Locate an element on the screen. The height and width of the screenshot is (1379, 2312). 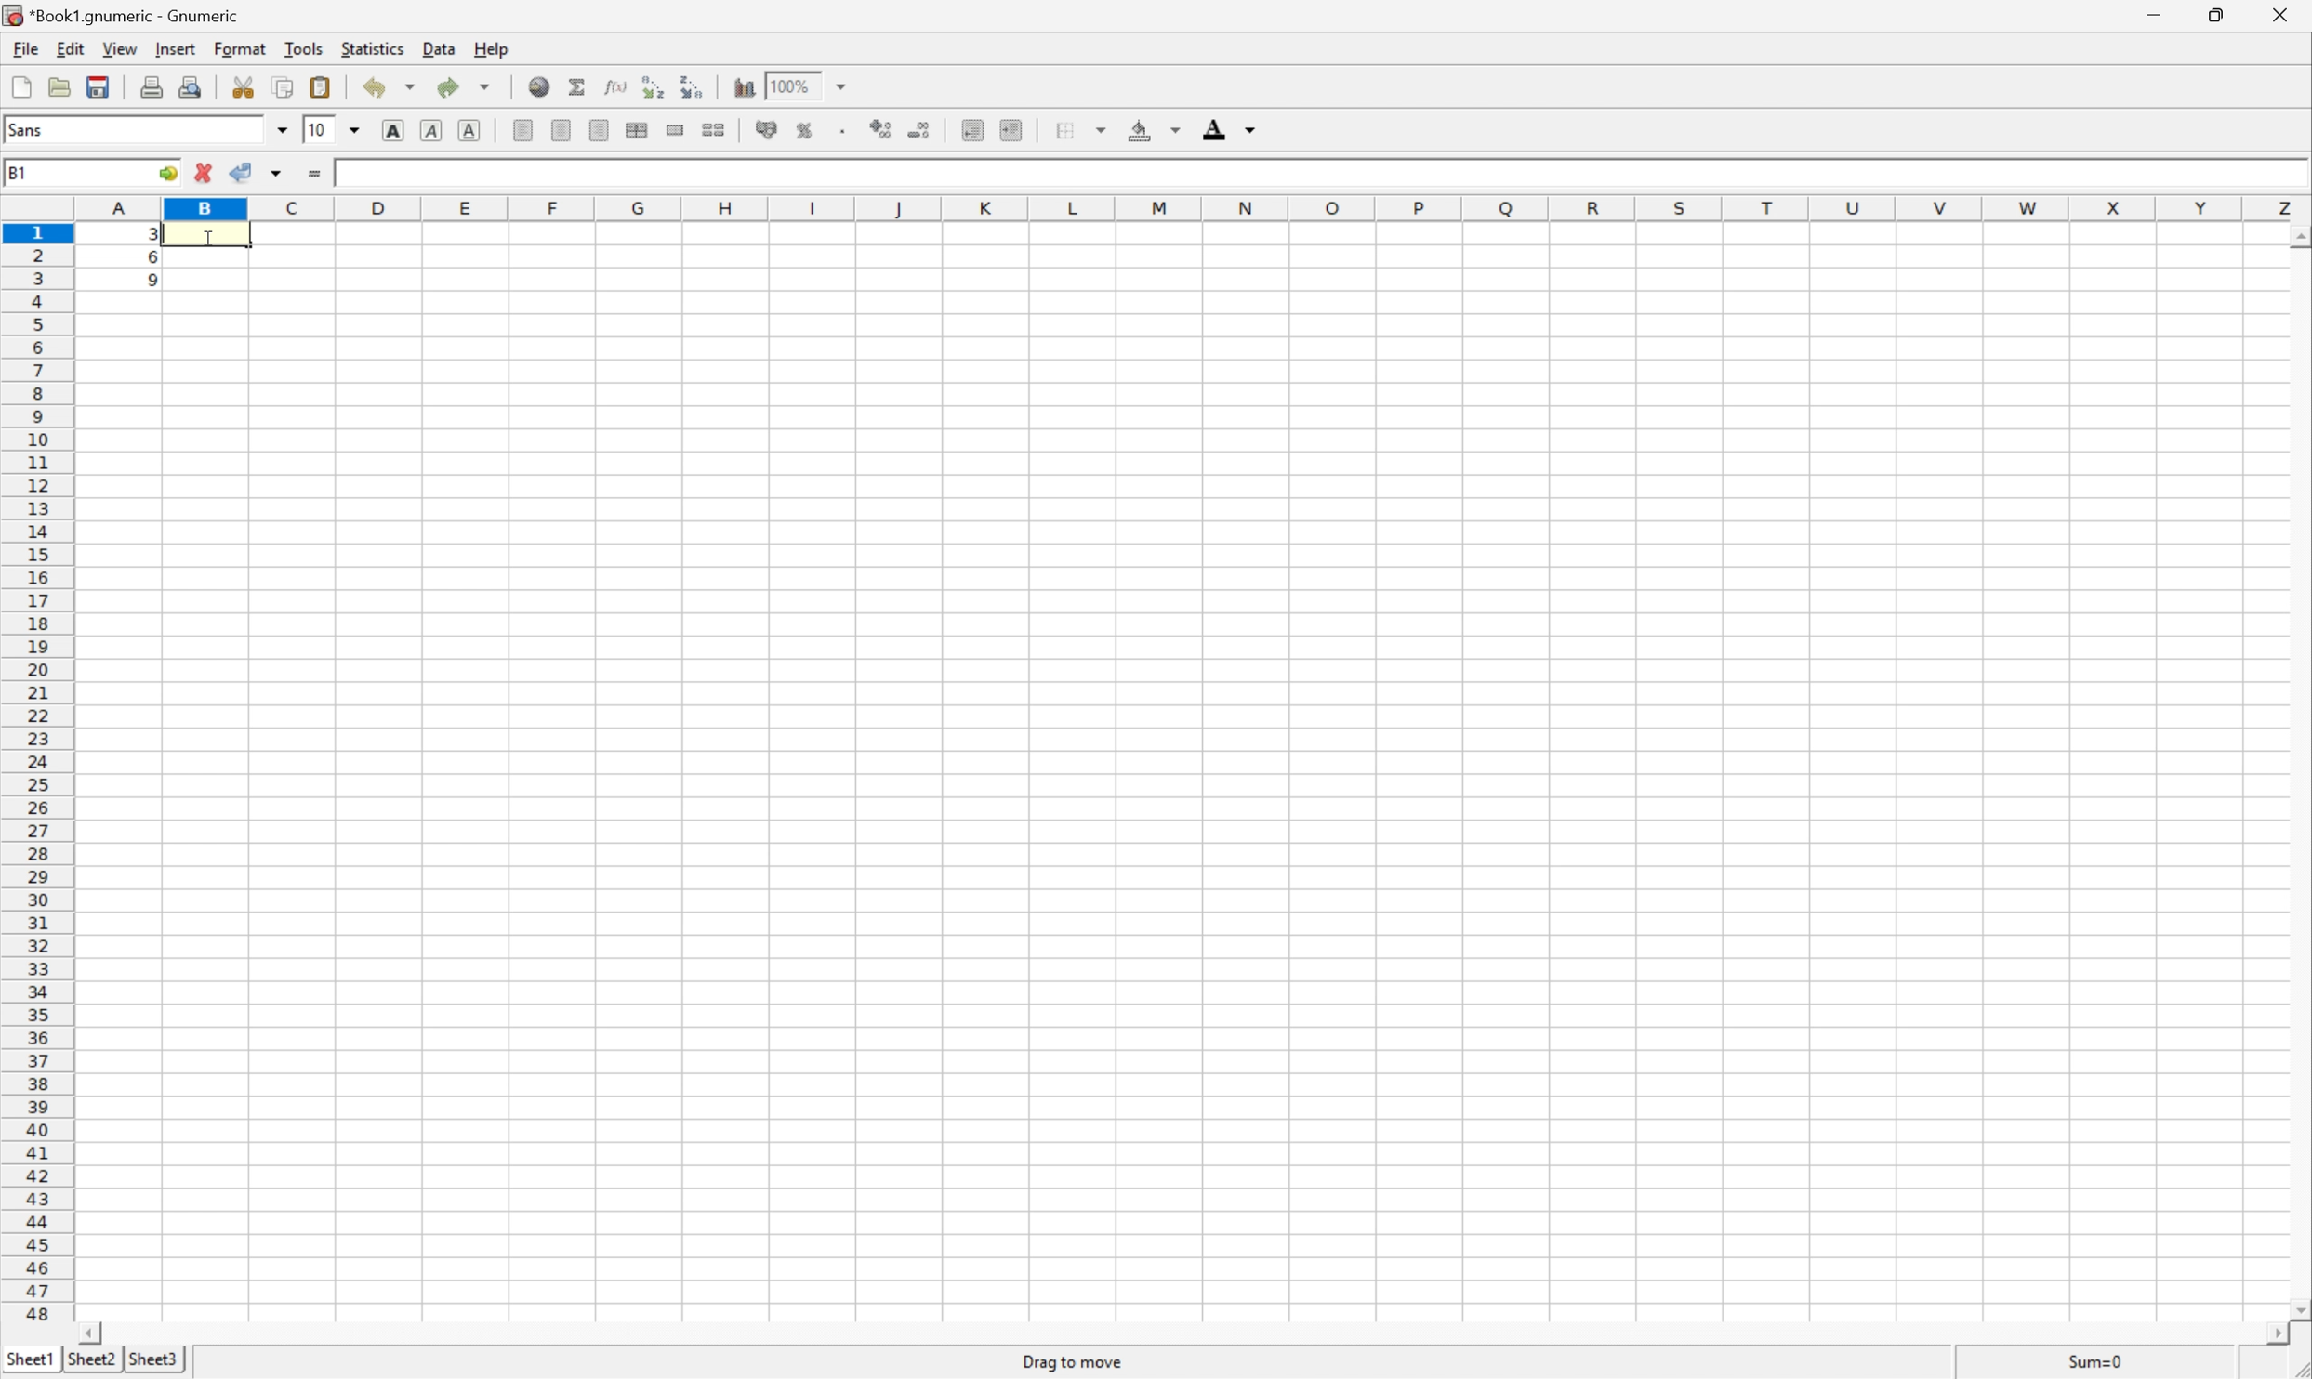
Go to is located at coordinates (168, 174).